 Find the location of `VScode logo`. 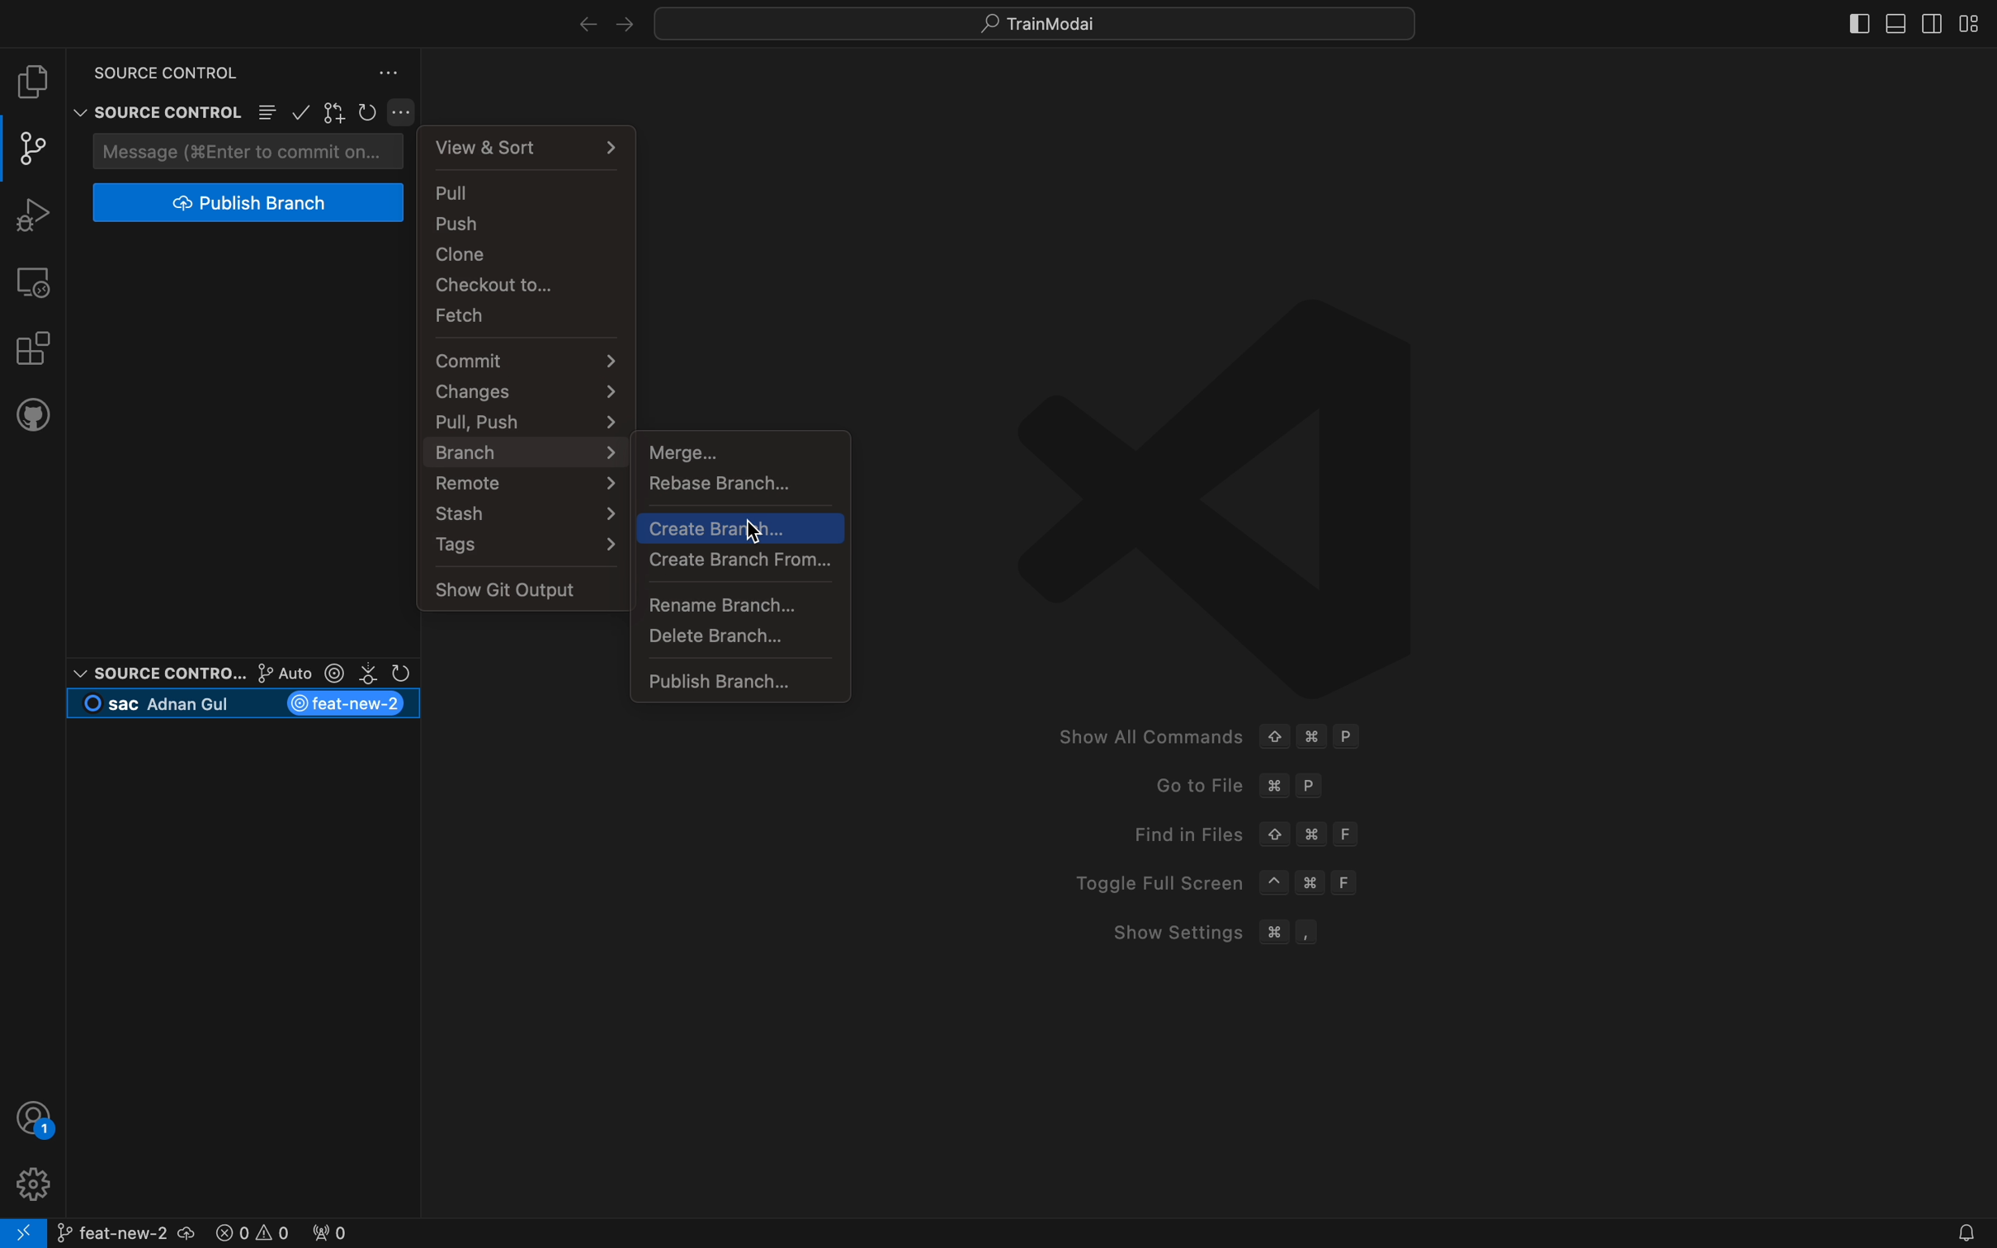

VScode logo is located at coordinates (1209, 493).